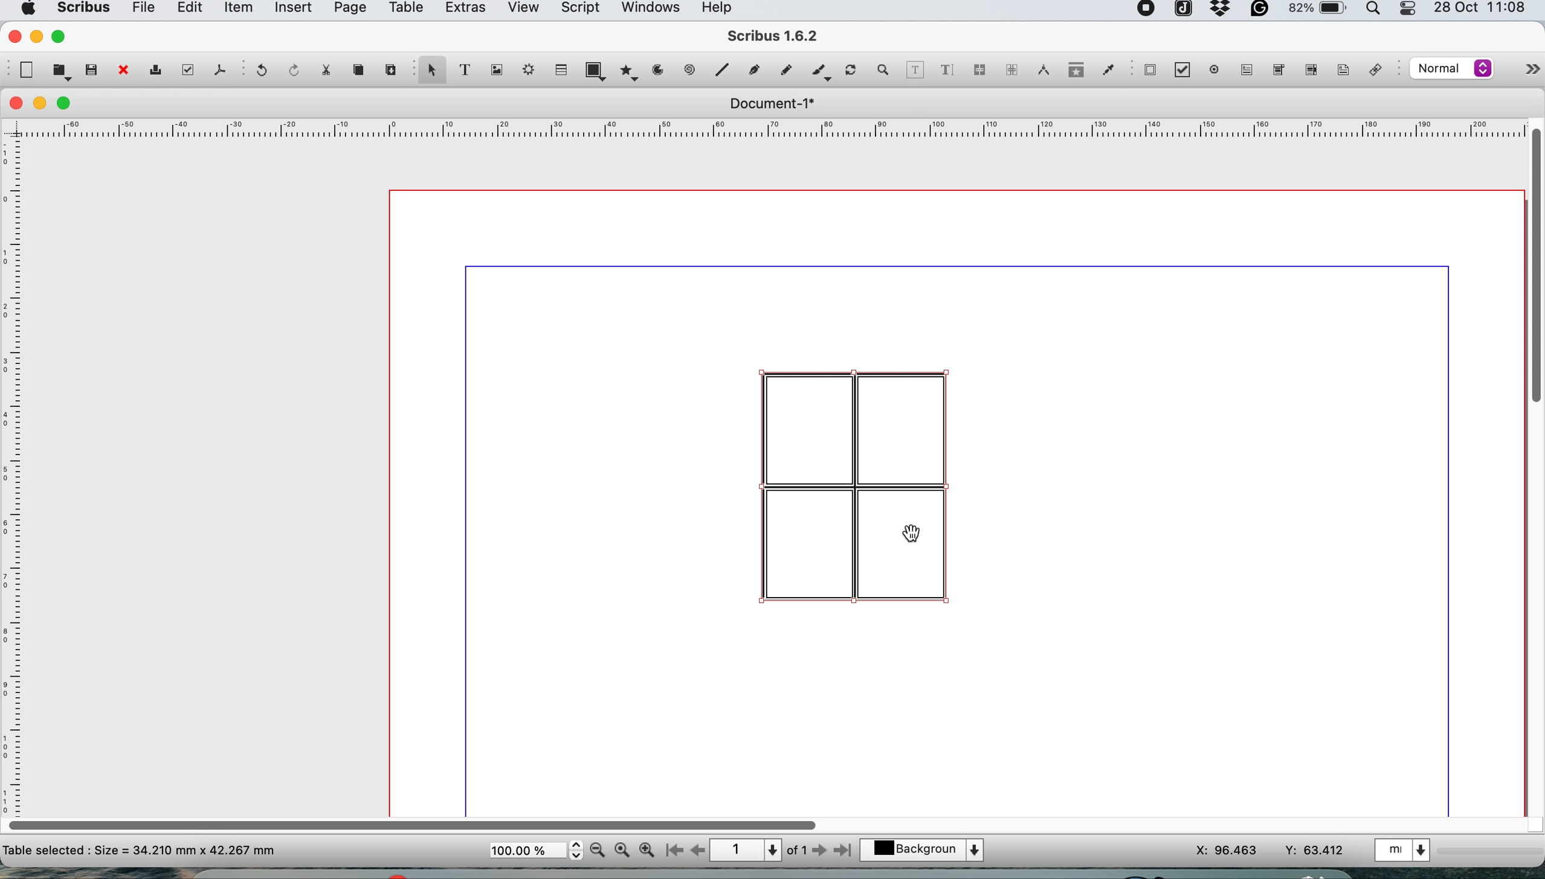  I want to click on table to edit, so click(860, 486).